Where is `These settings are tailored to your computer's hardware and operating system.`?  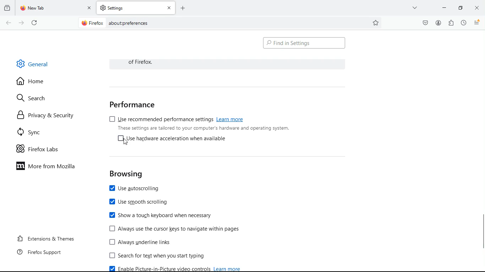 These settings are tailored to your computer's hardware and operating system. is located at coordinates (204, 129).